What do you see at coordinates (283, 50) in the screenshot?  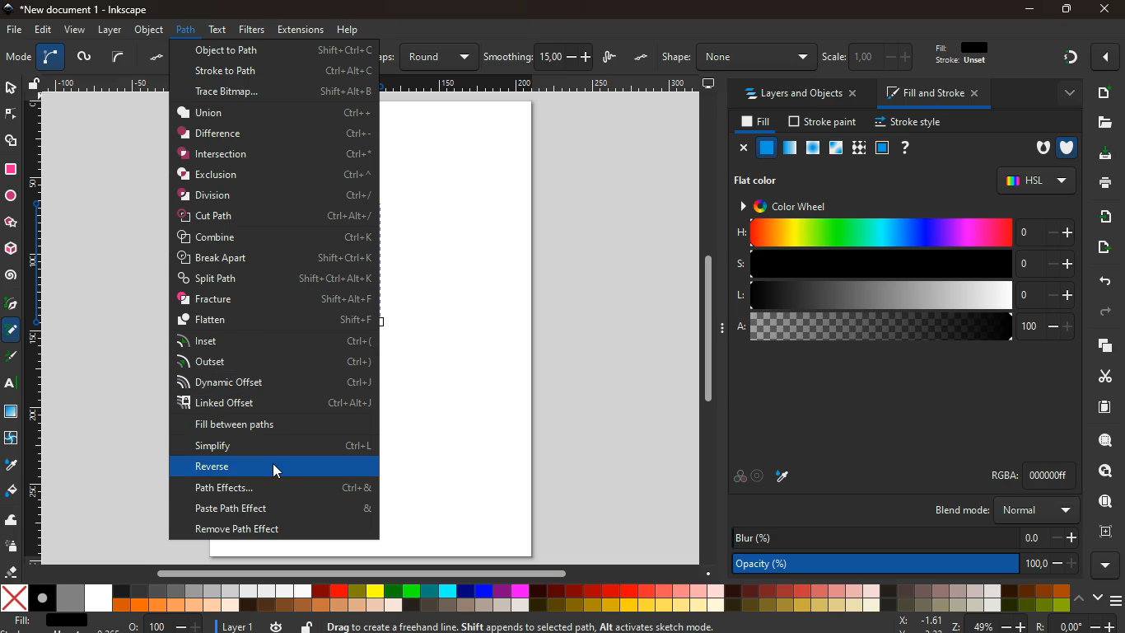 I see `object to path` at bounding box center [283, 50].